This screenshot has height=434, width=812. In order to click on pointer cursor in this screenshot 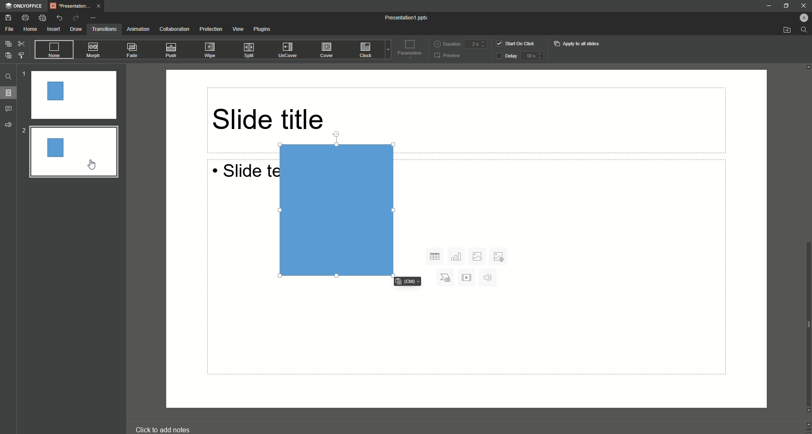, I will do `click(89, 166)`.